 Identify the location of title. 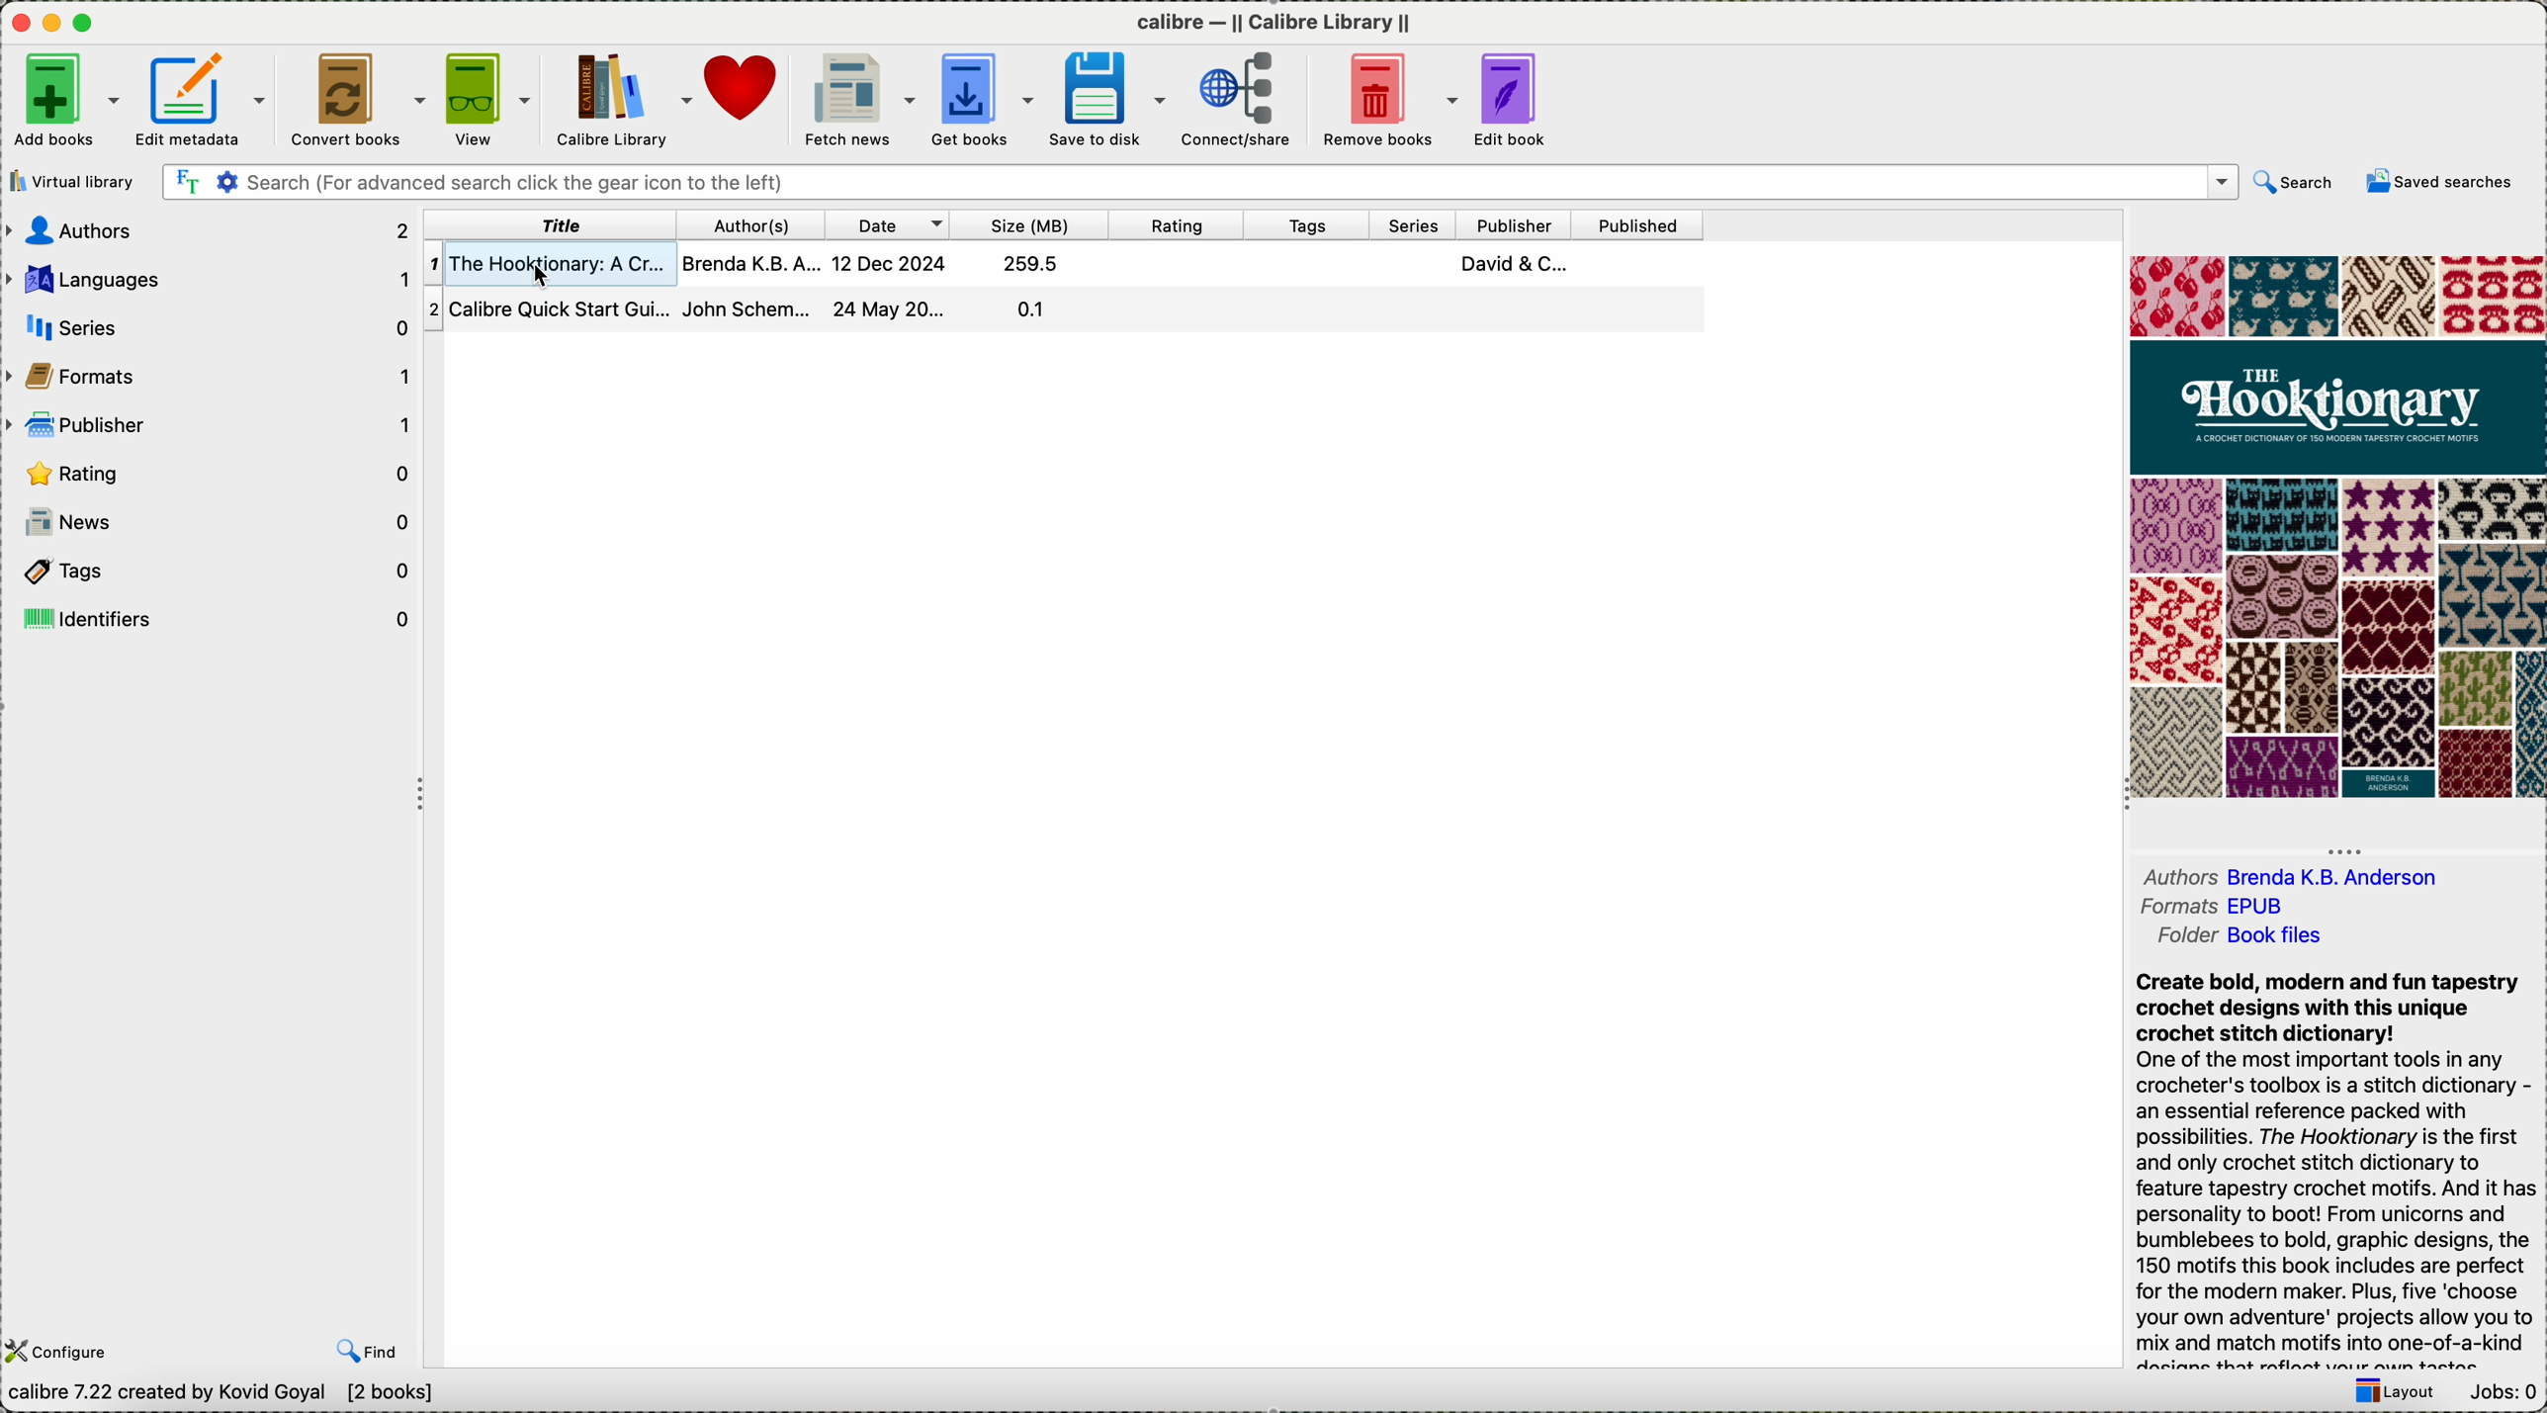
(549, 223).